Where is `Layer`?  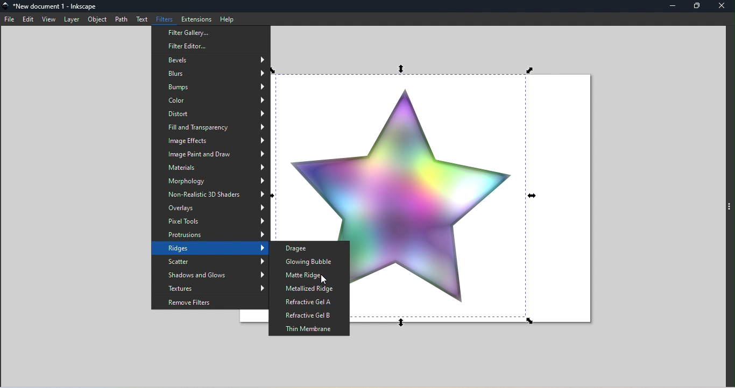 Layer is located at coordinates (71, 20).